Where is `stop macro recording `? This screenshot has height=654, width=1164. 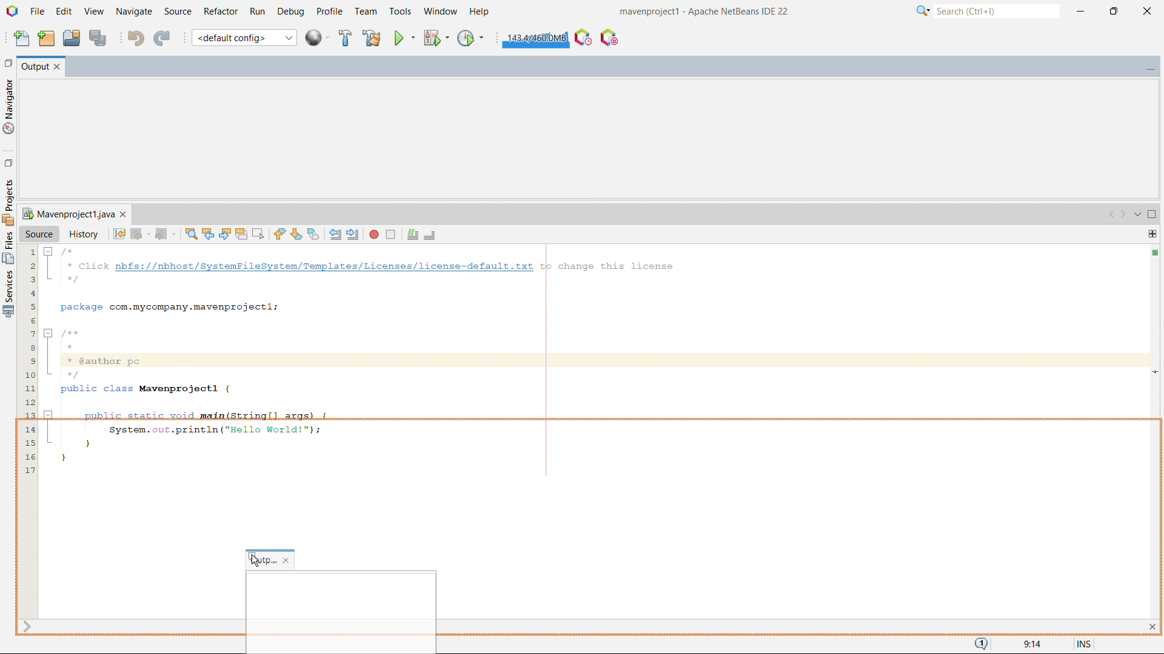
stop macro recording  is located at coordinates (390, 234).